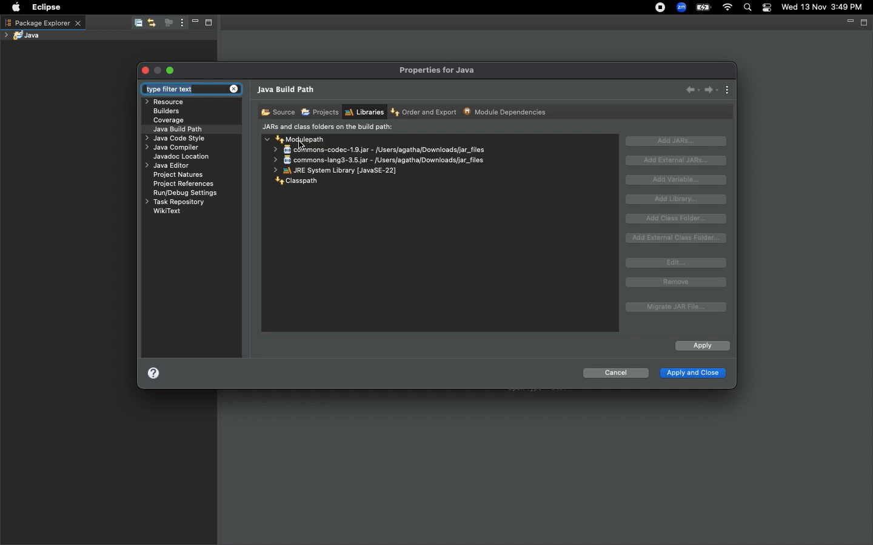  I want to click on Apple logo, so click(16, 7).